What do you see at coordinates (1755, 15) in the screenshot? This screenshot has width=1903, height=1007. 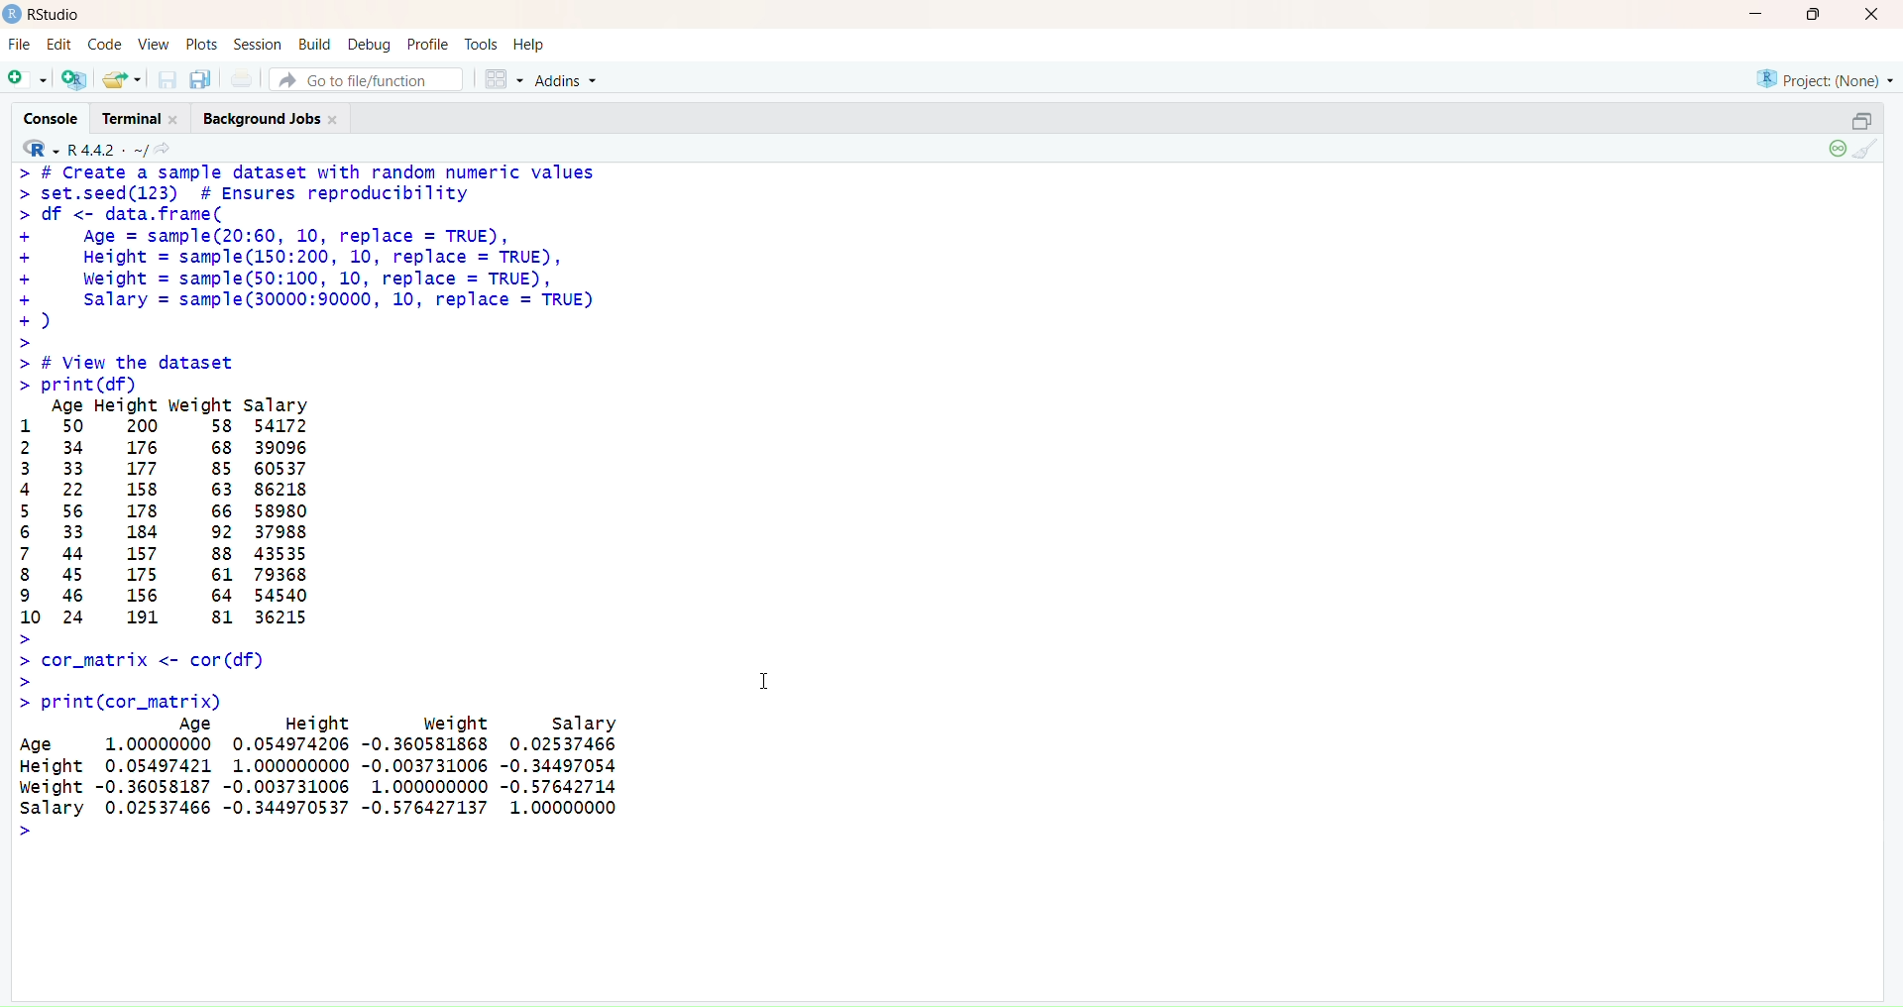 I see `Minimize` at bounding box center [1755, 15].